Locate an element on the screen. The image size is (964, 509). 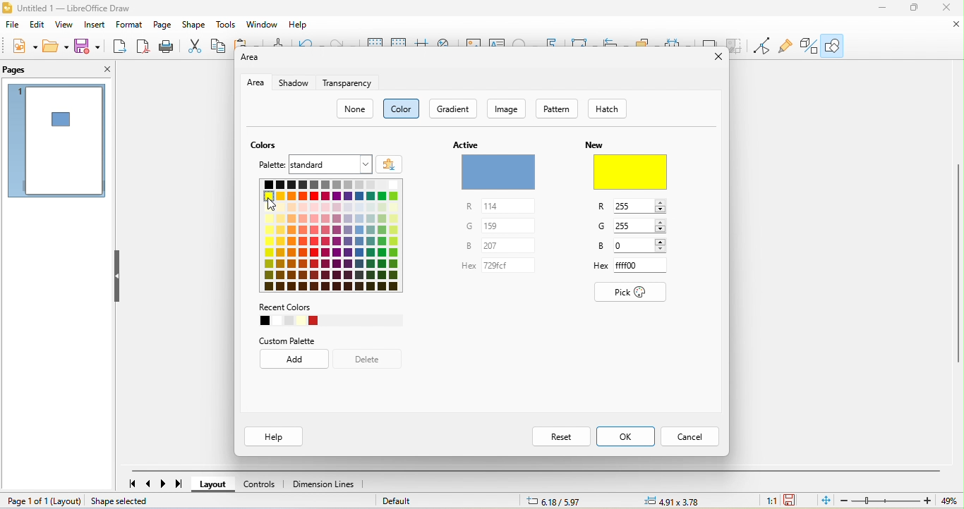
print is located at coordinates (169, 48).